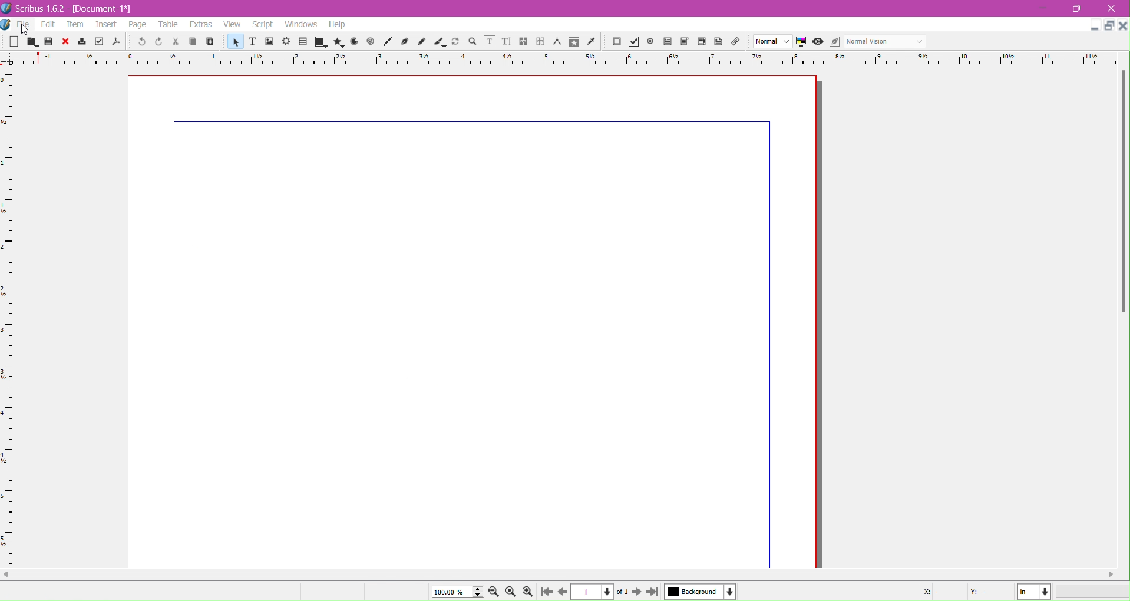  What do you see at coordinates (834, 42) in the screenshot?
I see `edit preview mode` at bounding box center [834, 42].